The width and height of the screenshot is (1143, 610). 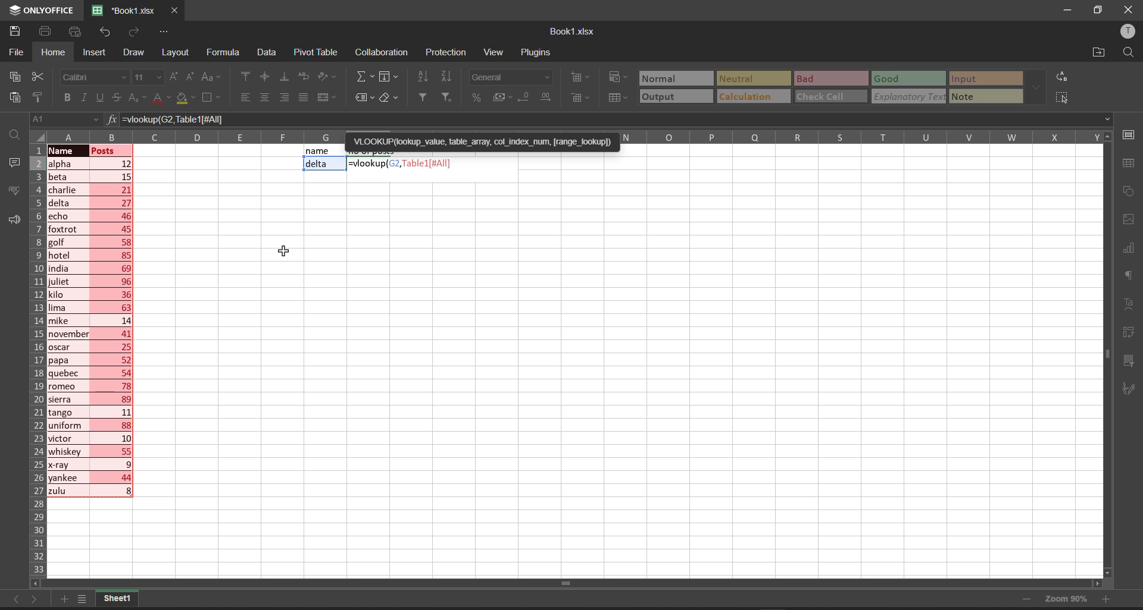 I want to click on merge and center, so click(x=327, y=98).